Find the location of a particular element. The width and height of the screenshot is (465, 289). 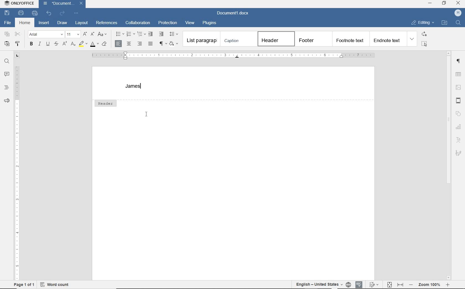

spellchecking is located at coordinates (358, 284).